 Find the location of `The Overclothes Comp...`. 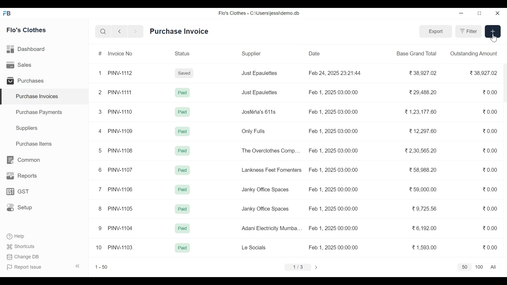

The Overclothes Comp... is located at coordinates (271, 151).